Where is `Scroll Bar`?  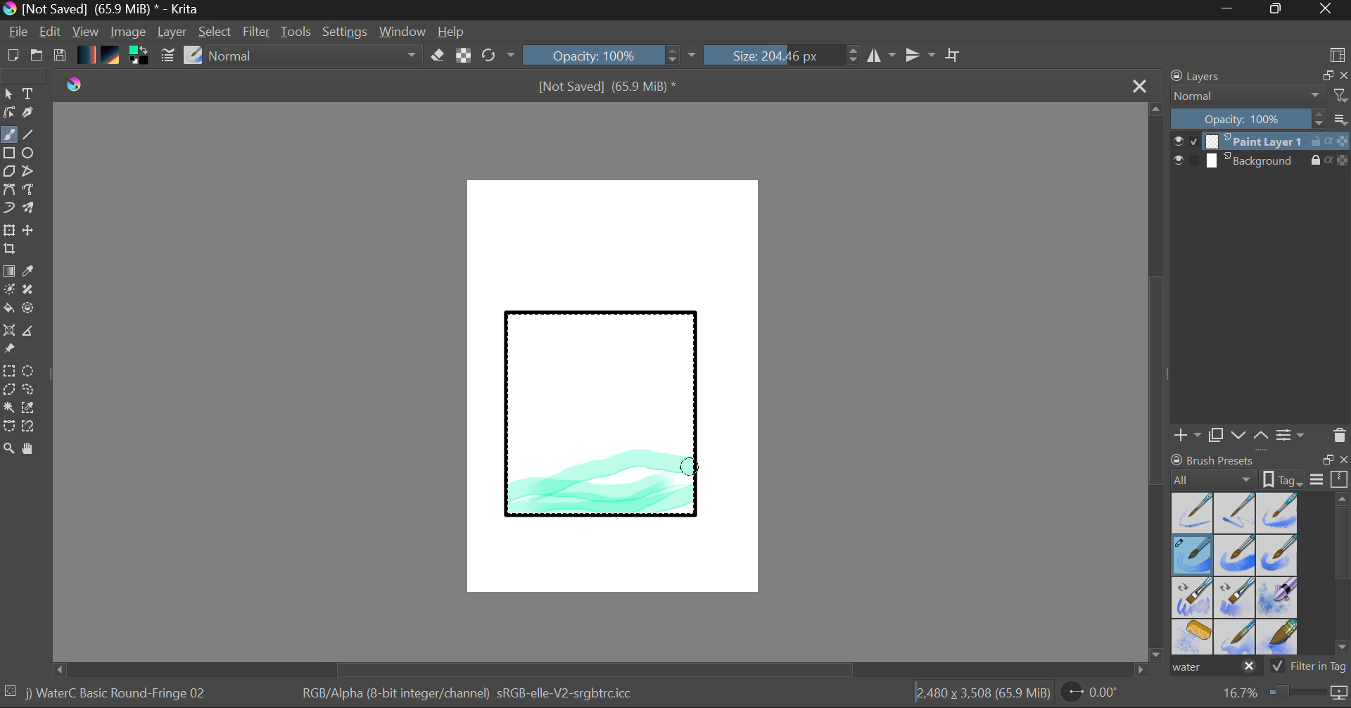 Scroll Bar is located at coordinates (1343, 576).